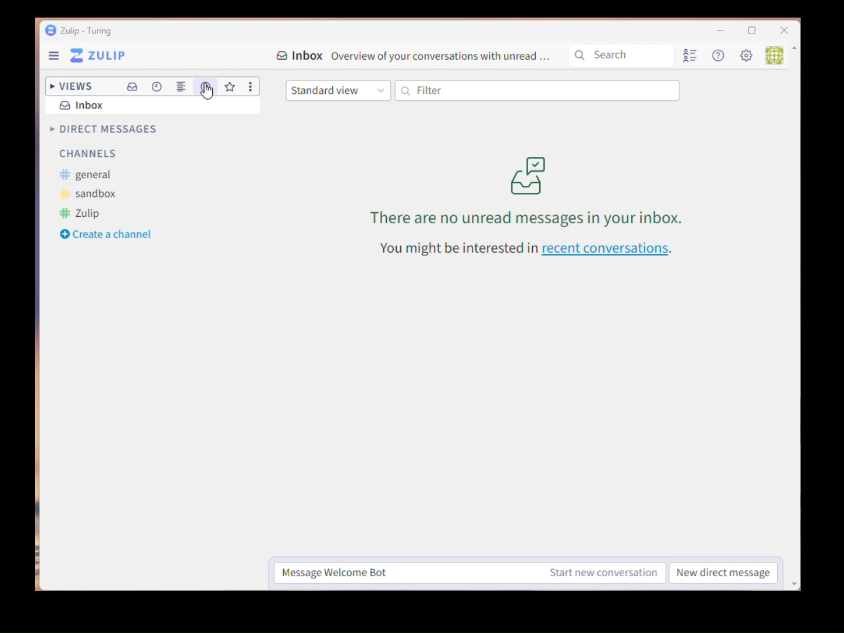 This screenshot has height=633, width=844. I want to click on Inbox, so click(132, 89).